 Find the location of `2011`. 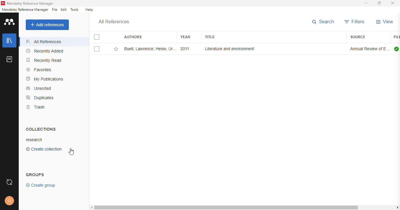

2011 is located at coordinates (184, 49).